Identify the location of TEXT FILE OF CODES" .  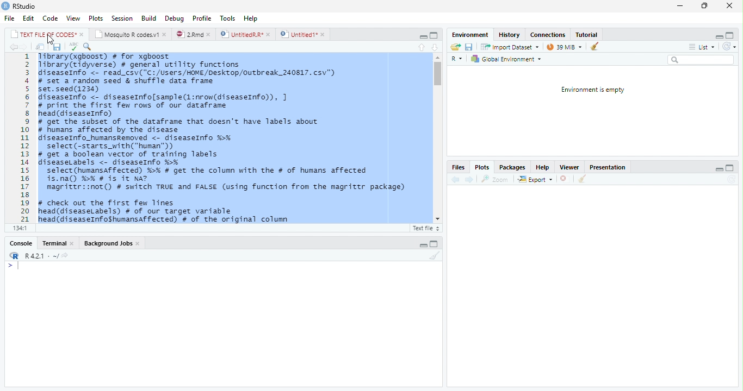
(47, 34).